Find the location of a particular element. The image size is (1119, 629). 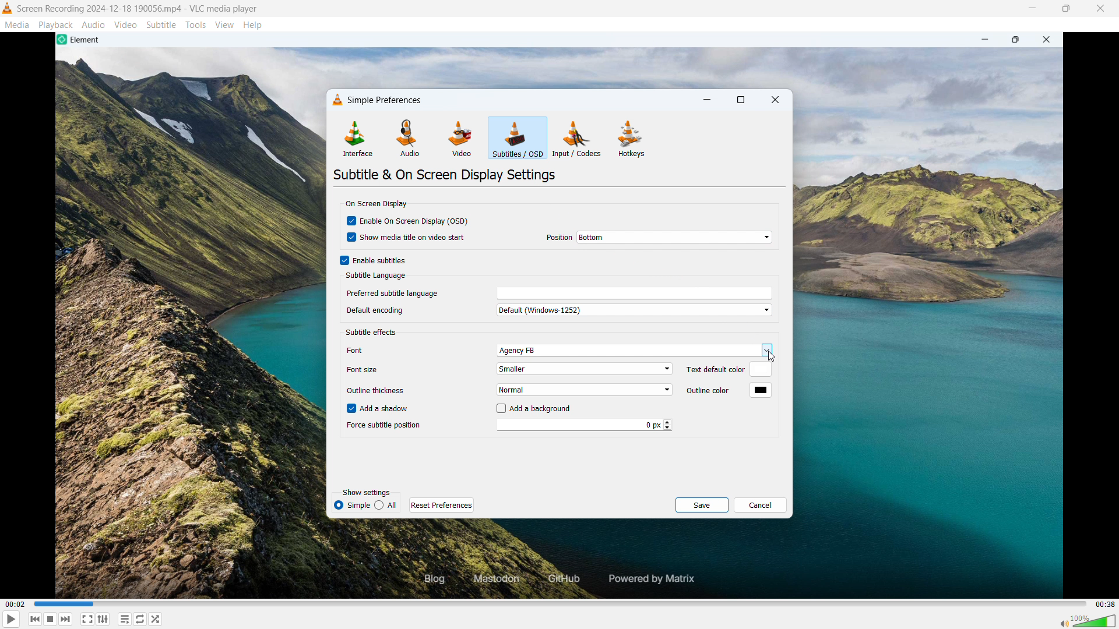

show media title on video start is located at coordinates (409, 237).